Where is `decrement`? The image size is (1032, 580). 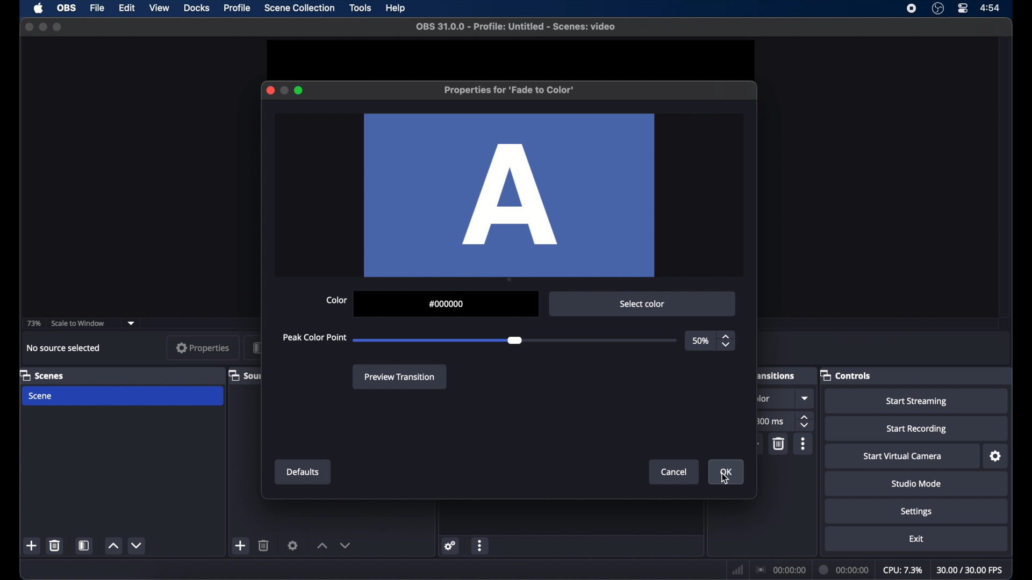 decrement is located at coordinates (345, 545).